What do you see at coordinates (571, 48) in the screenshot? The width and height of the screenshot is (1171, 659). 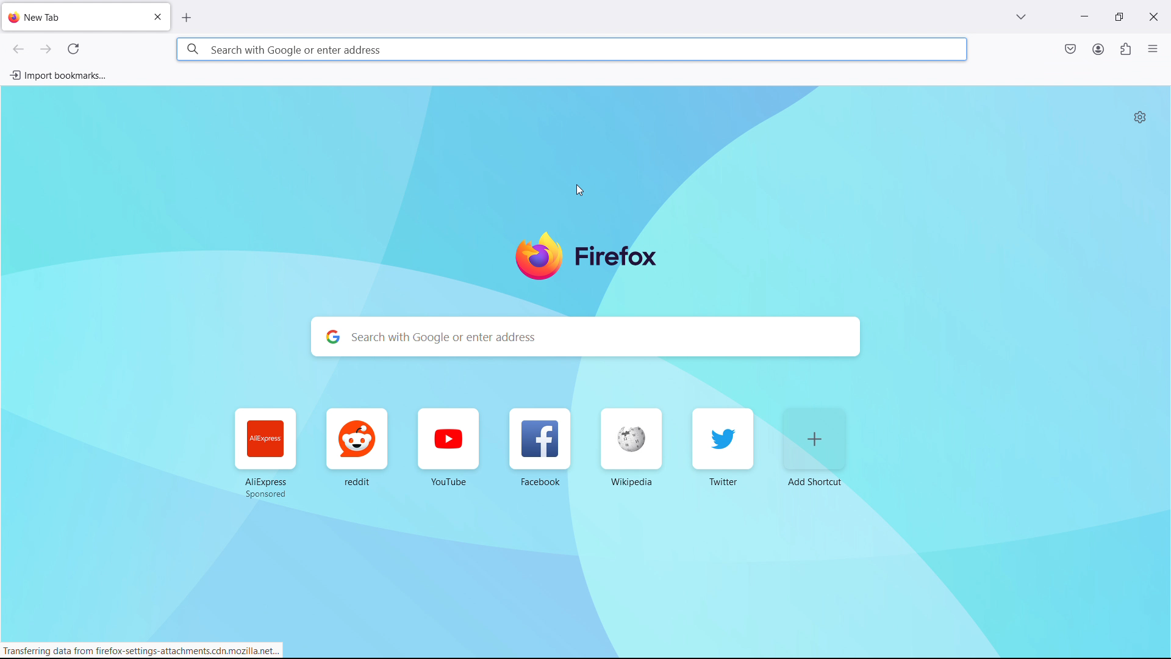 I see `search with google or enter address` at bounding box center [571, 48].